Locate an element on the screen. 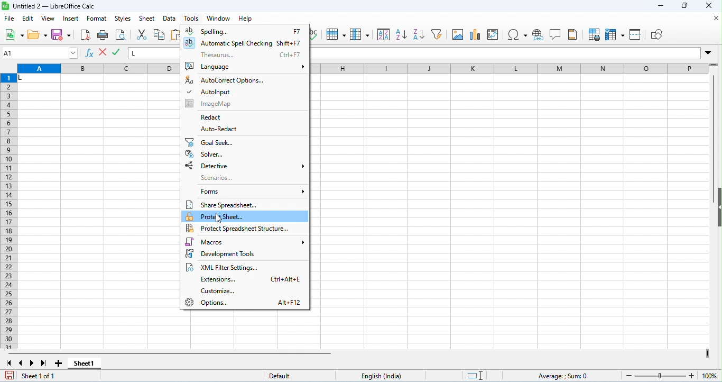 The width and height of the screenshot is (722, 382). paste is located at coordinates (174, 35).